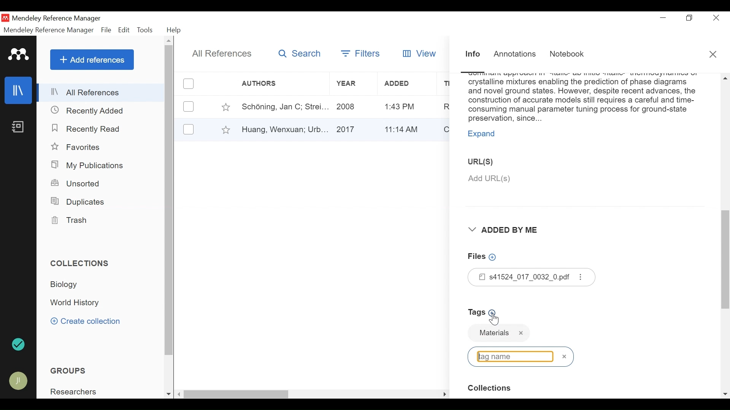  What do you see at coordinates (92, 60) in the screenshot?
I see `Add References` at bounding box center [92, 60].